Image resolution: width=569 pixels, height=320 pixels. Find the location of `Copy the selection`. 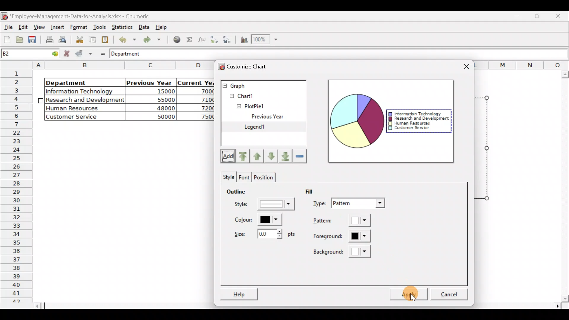

Copy the selection is located at coordinates (92, 40).